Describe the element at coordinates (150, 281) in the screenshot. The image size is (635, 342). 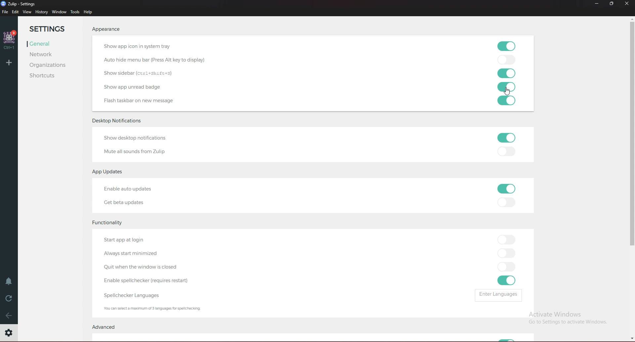
I see `enable Spell Checker` at that location.